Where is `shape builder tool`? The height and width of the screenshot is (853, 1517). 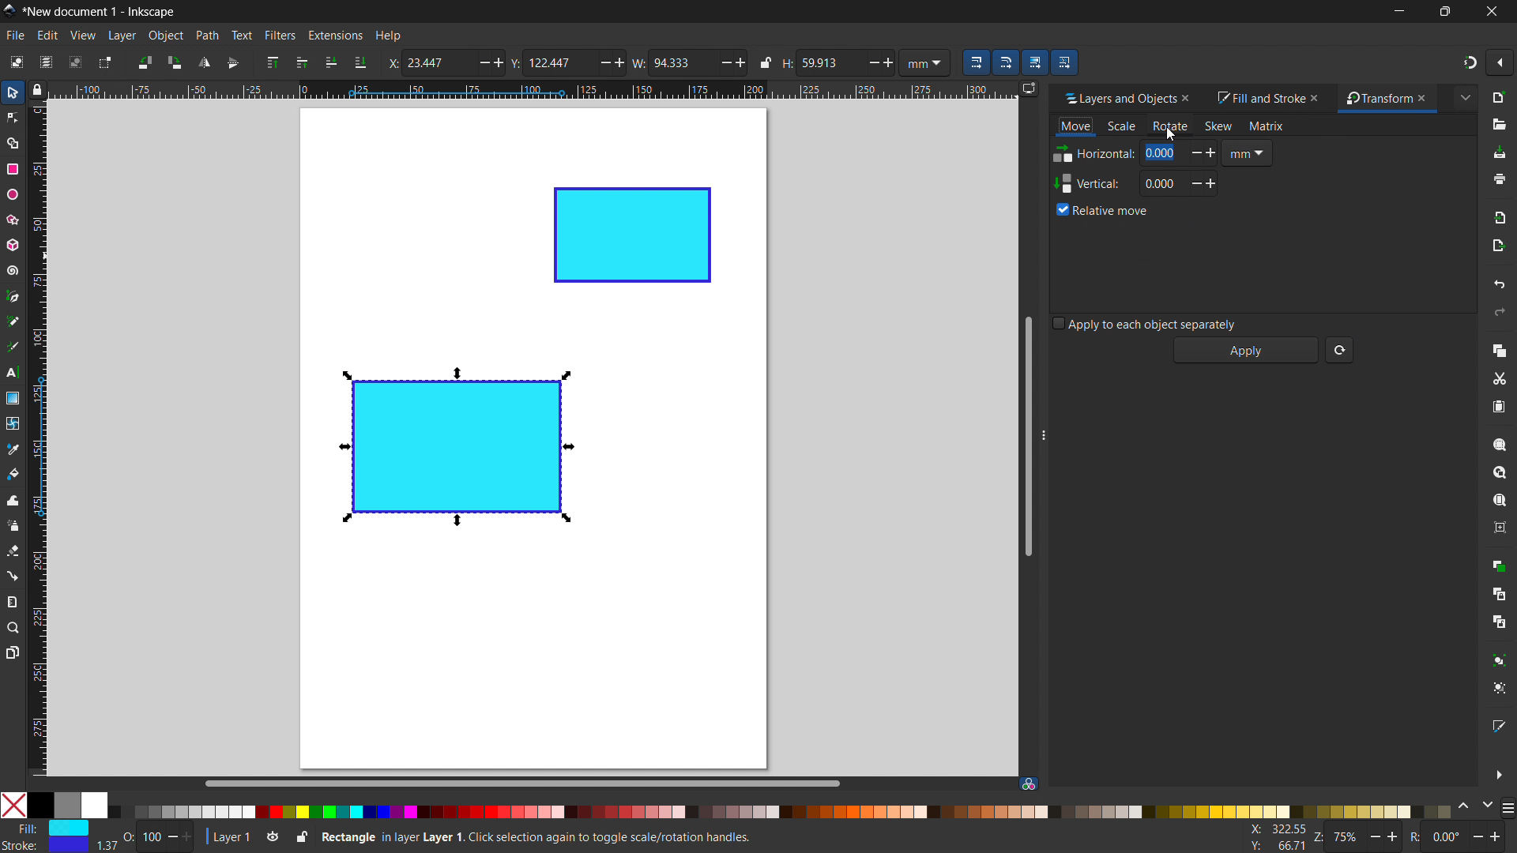 shape builder tool is located at coordinates (10, 142).